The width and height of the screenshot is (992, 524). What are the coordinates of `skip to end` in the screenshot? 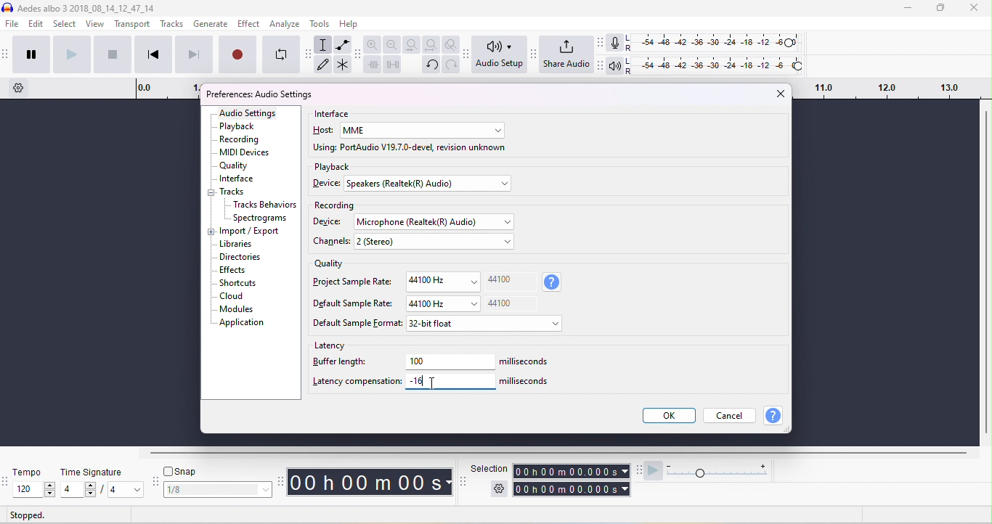 It's located at (193, 54).